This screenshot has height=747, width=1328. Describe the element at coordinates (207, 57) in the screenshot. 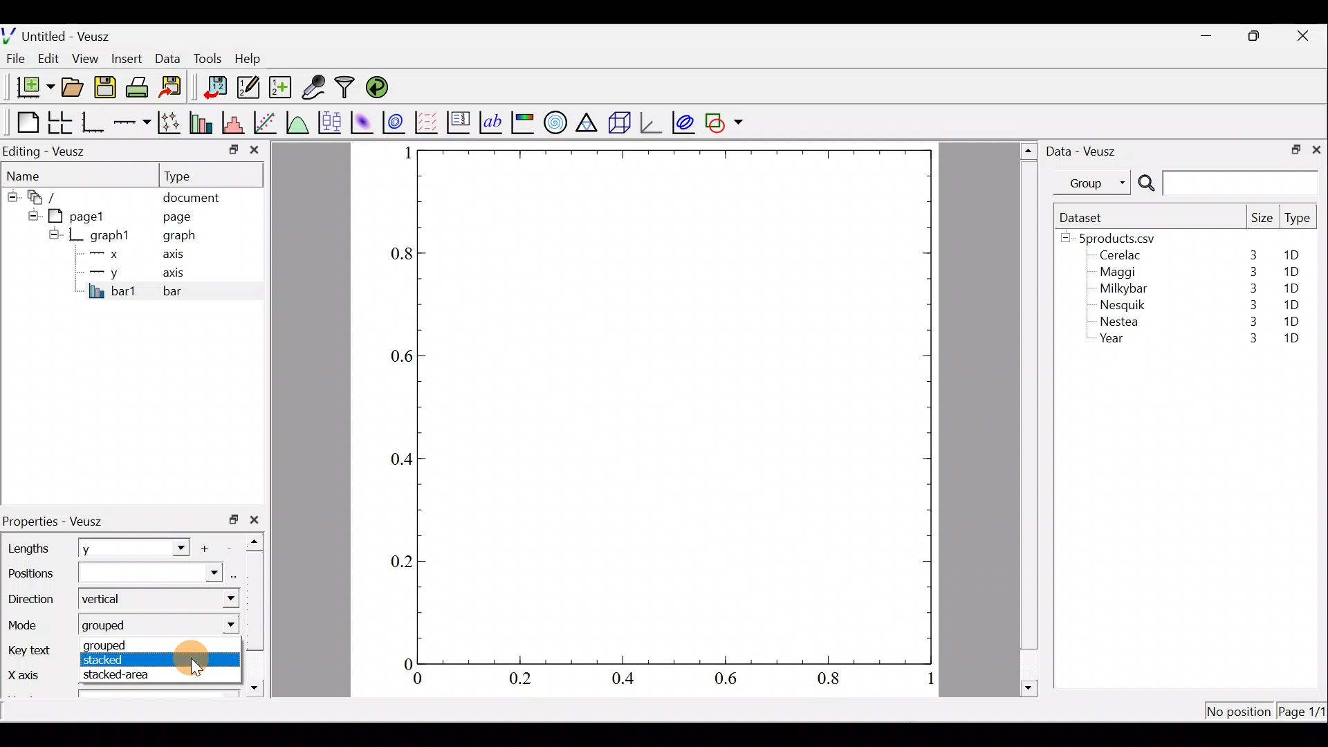

I see `Tools` at that location.